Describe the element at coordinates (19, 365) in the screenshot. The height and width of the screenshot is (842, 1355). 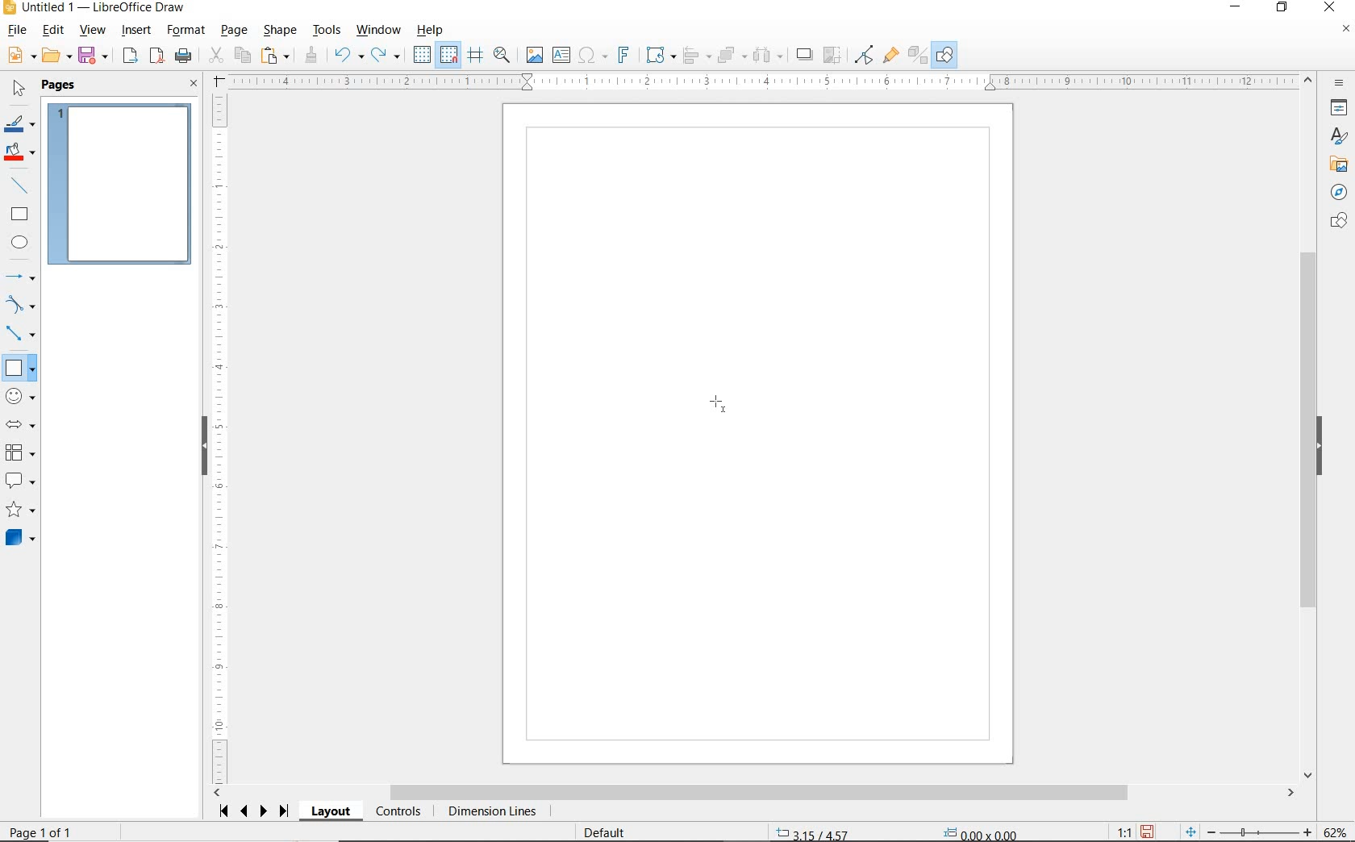
I see `BASIC SHAPES` at that location.